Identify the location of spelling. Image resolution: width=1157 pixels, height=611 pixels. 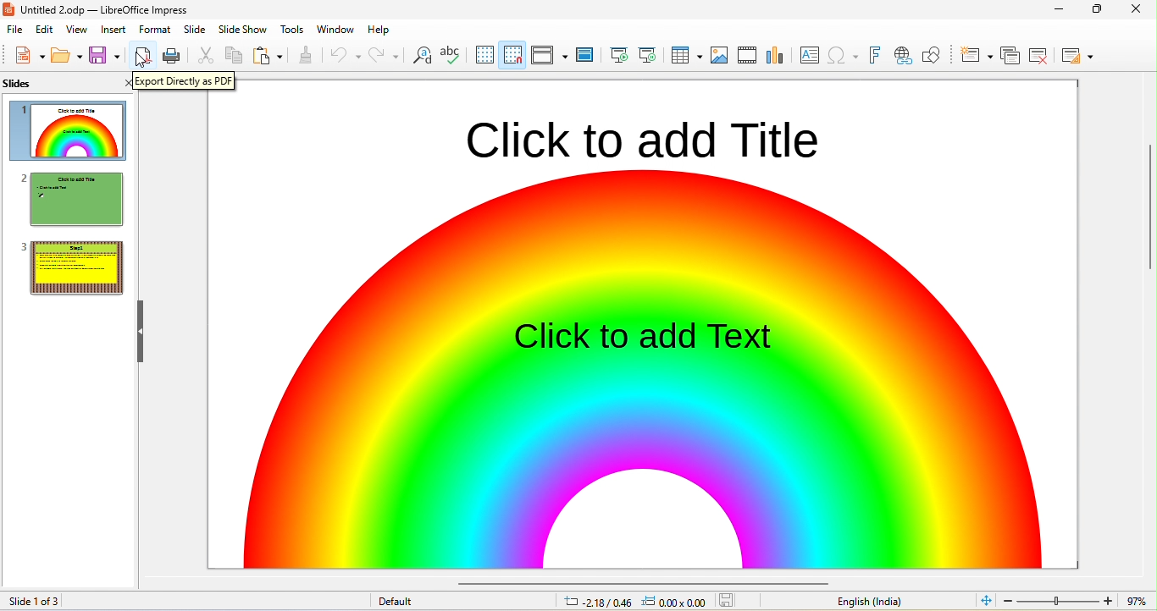
(451, 54).